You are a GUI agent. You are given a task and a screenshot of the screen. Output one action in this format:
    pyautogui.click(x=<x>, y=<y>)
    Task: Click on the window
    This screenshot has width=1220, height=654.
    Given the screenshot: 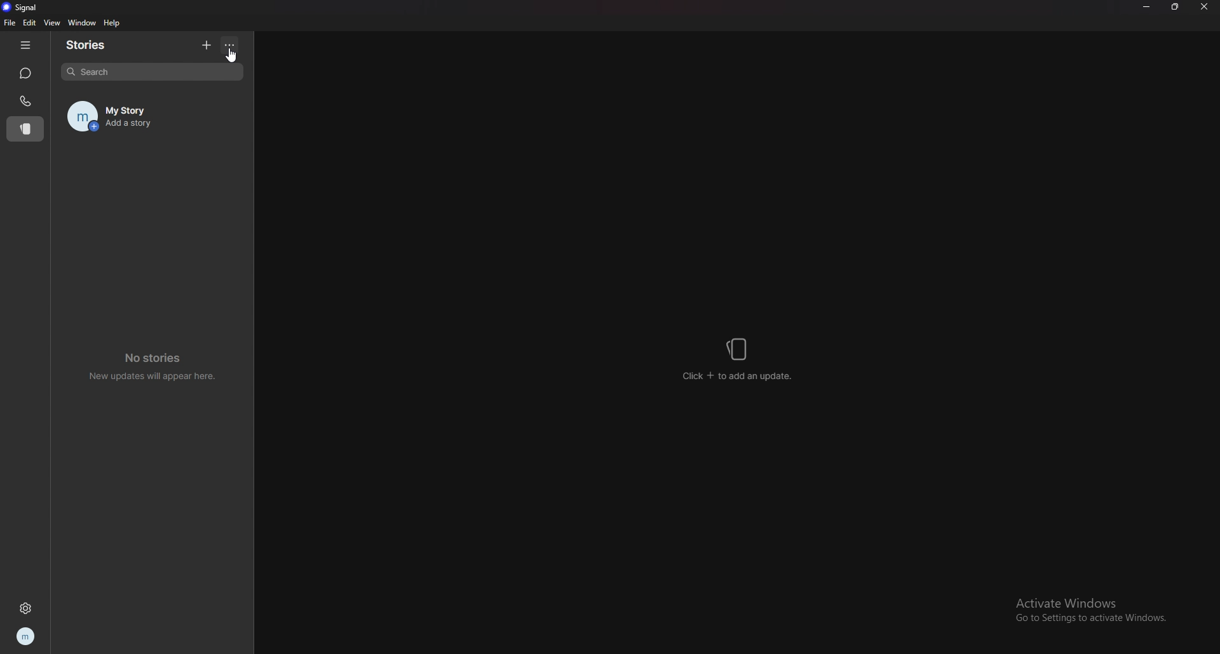 What is the action you would take?
    pyautogui.click(x=82, y=22)
    